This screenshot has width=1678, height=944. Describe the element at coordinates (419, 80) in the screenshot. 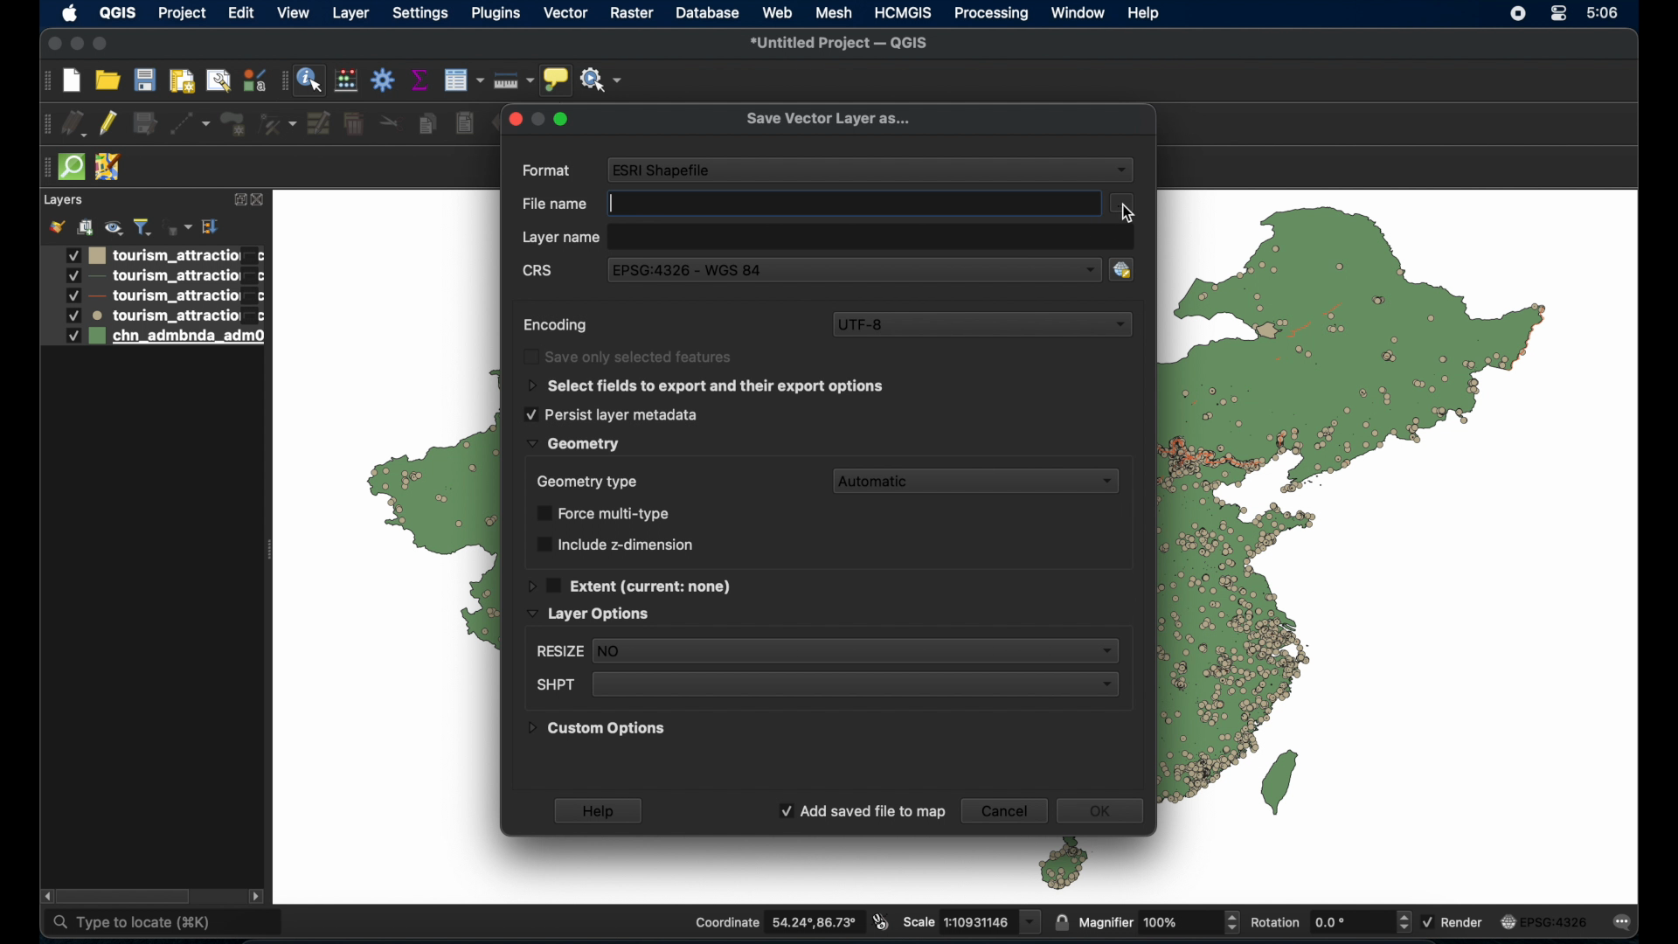

I see `show staistical summary` at that location.